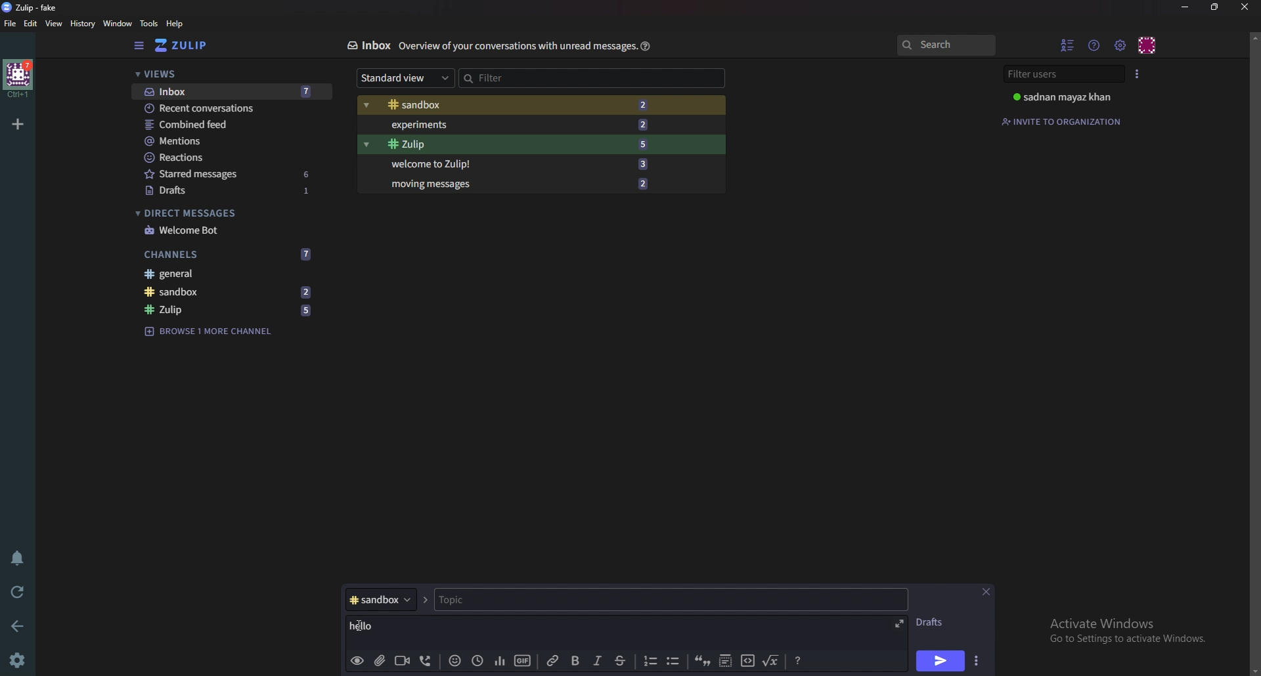  I want to click on Italic, so click(600, 662).